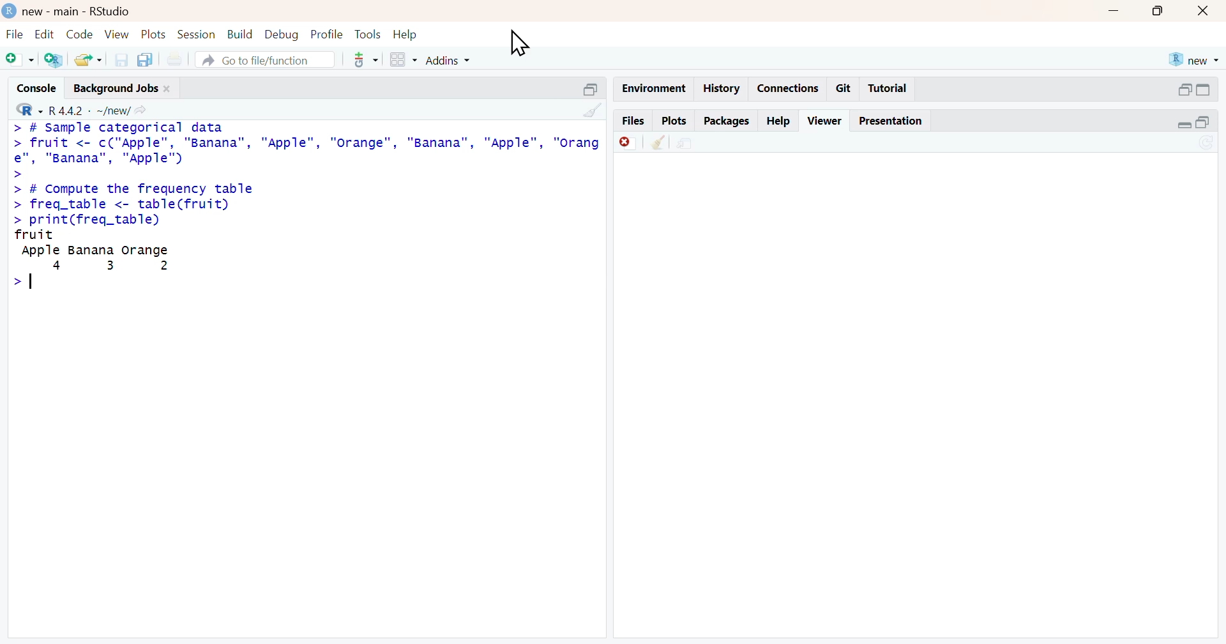 This screenshot has height=644, width=1226. I want to click on code, so click(82, 35).